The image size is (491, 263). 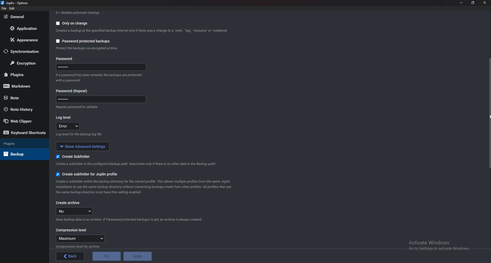 I want to click on close, so click(x=484, y=3).